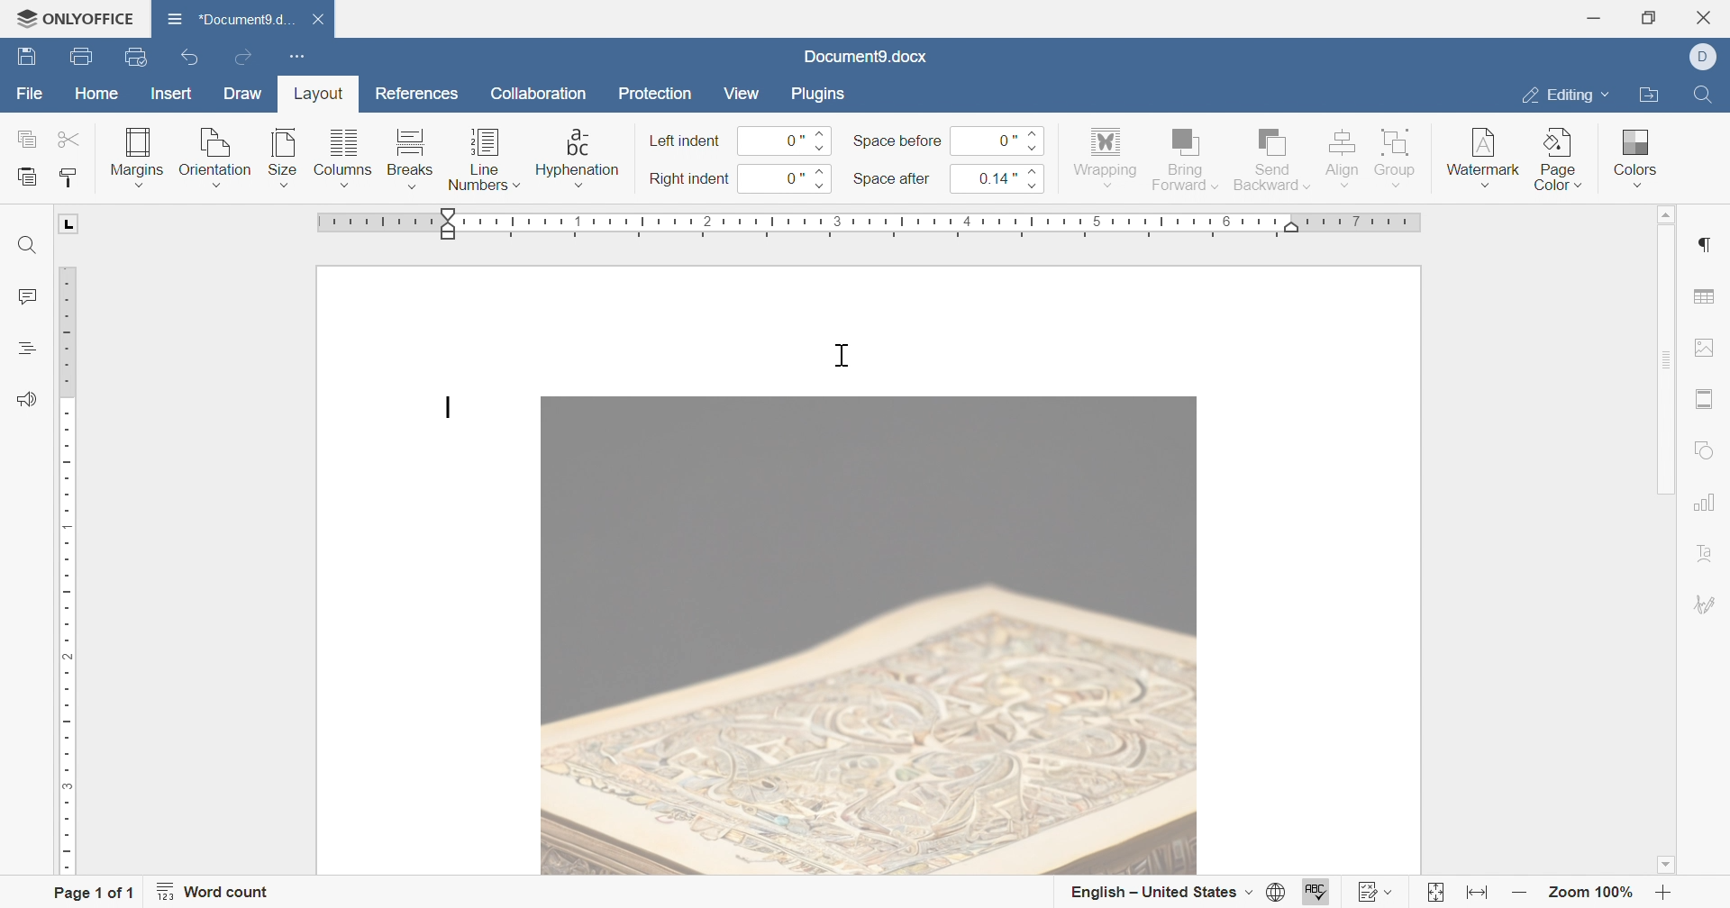 The image size is (1730, 908). Describe the element at coordinates (1709, 17) in the screenshot. I see `close` at that location.